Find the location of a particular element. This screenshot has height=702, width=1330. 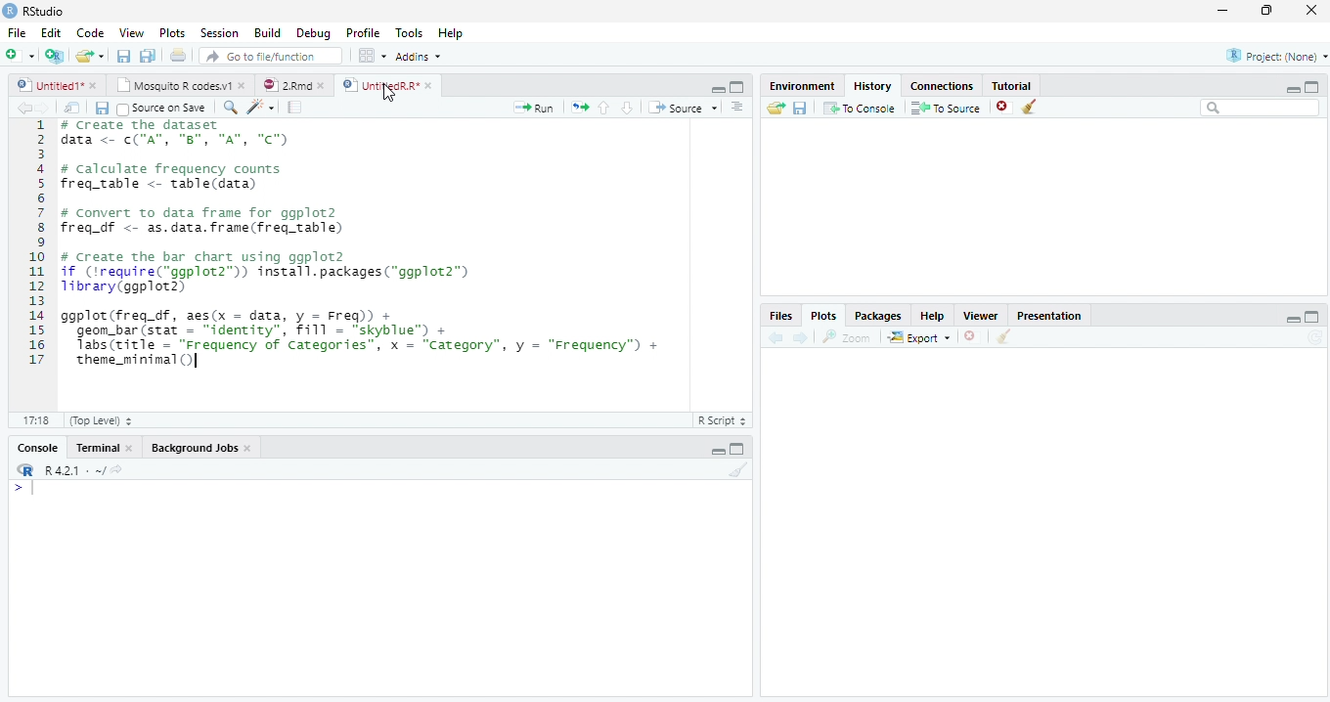

Maximize is located at coordinates (1313, 86).